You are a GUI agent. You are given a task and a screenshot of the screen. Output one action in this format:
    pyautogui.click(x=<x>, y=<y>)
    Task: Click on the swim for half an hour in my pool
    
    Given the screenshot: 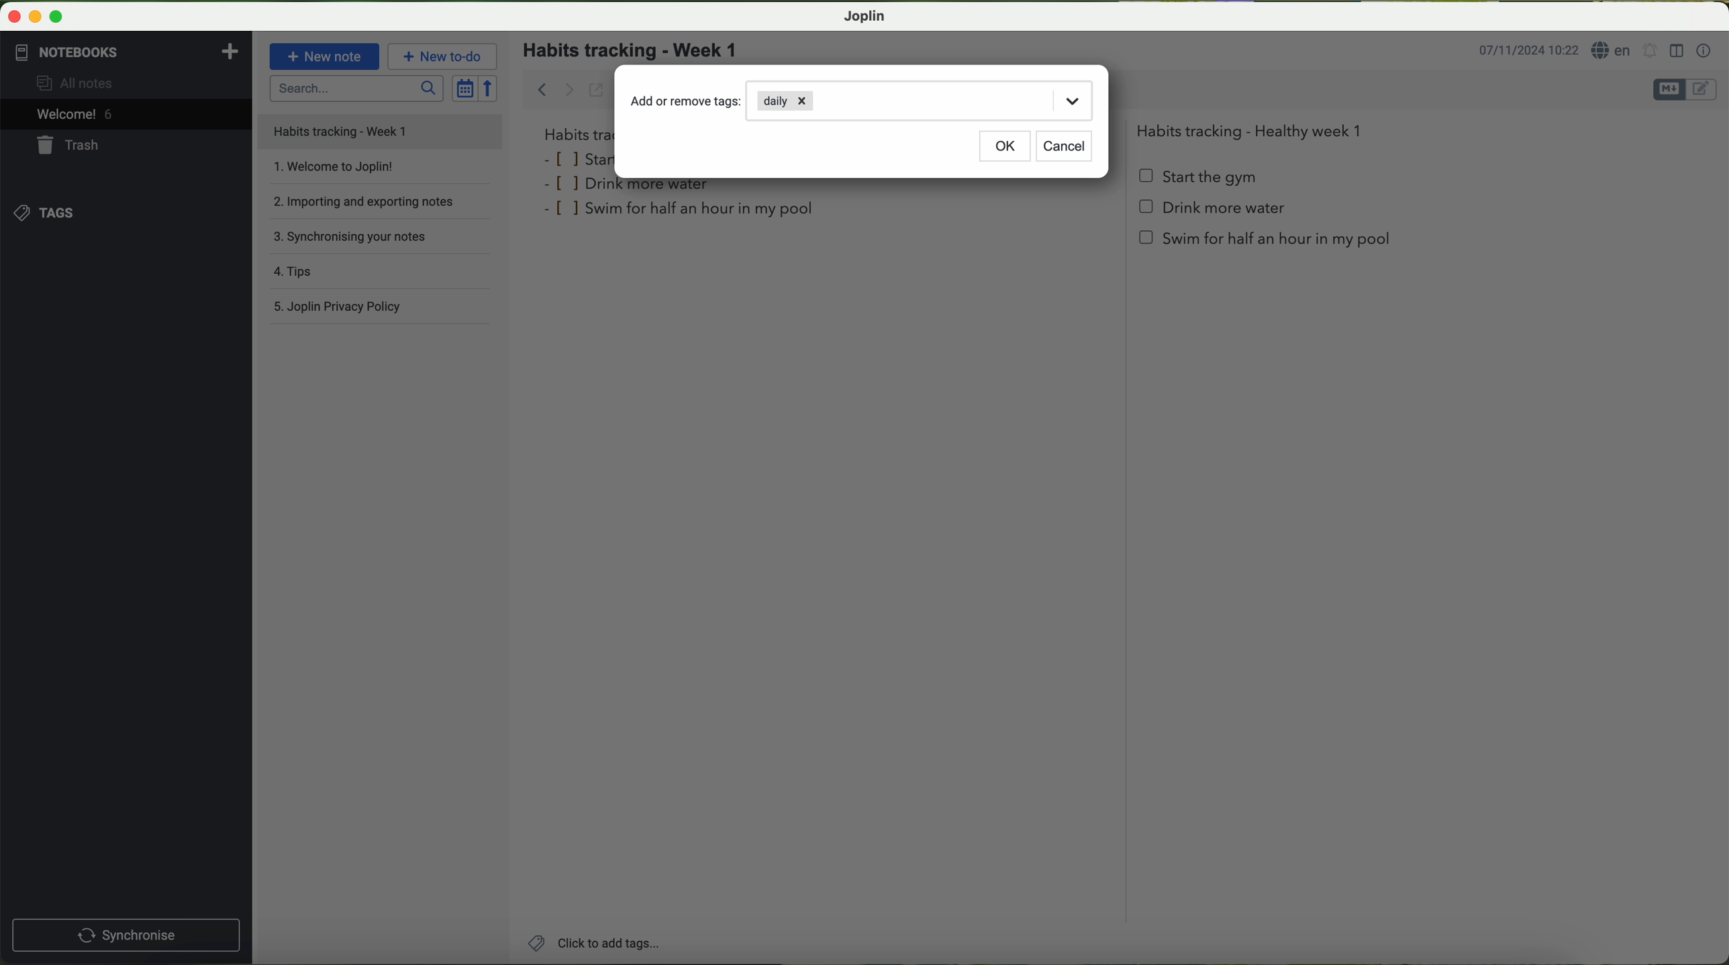 What is the action you would take?
    pyautogui.click(x=1267, y=243)
    